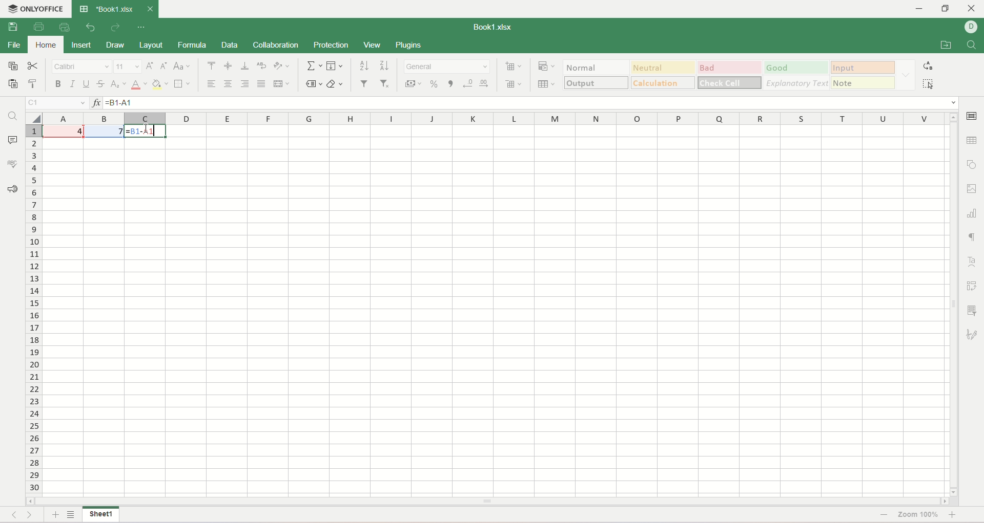  I want to click on cut, so click(33, 65).